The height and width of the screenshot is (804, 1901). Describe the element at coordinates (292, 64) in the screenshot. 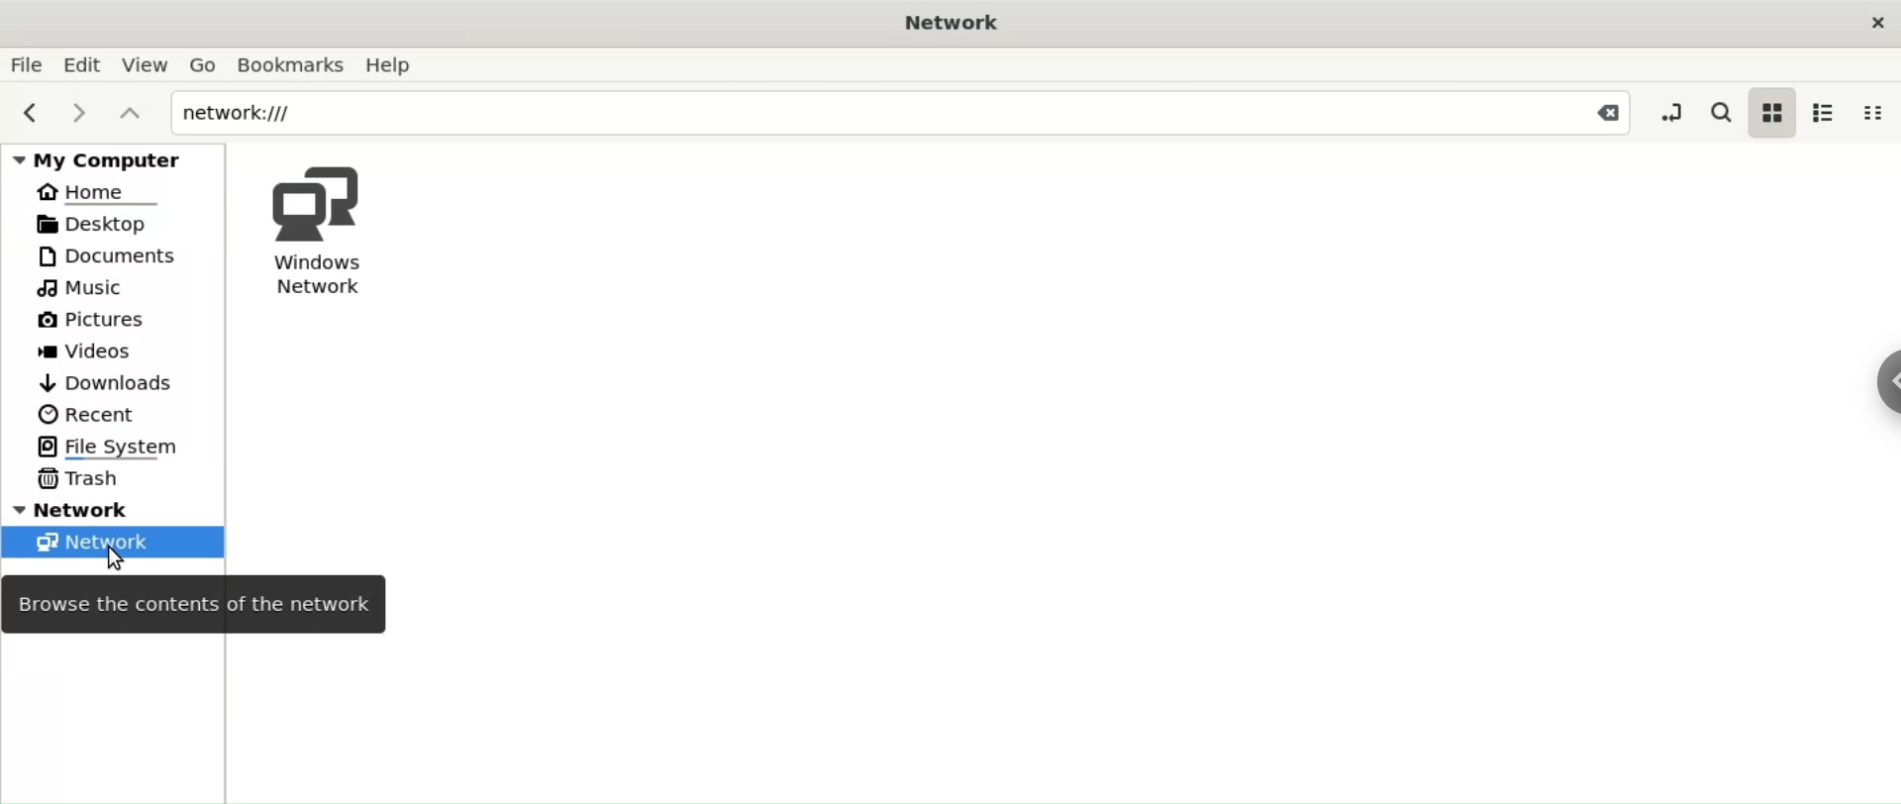

I see `Bookmarks` at that location.